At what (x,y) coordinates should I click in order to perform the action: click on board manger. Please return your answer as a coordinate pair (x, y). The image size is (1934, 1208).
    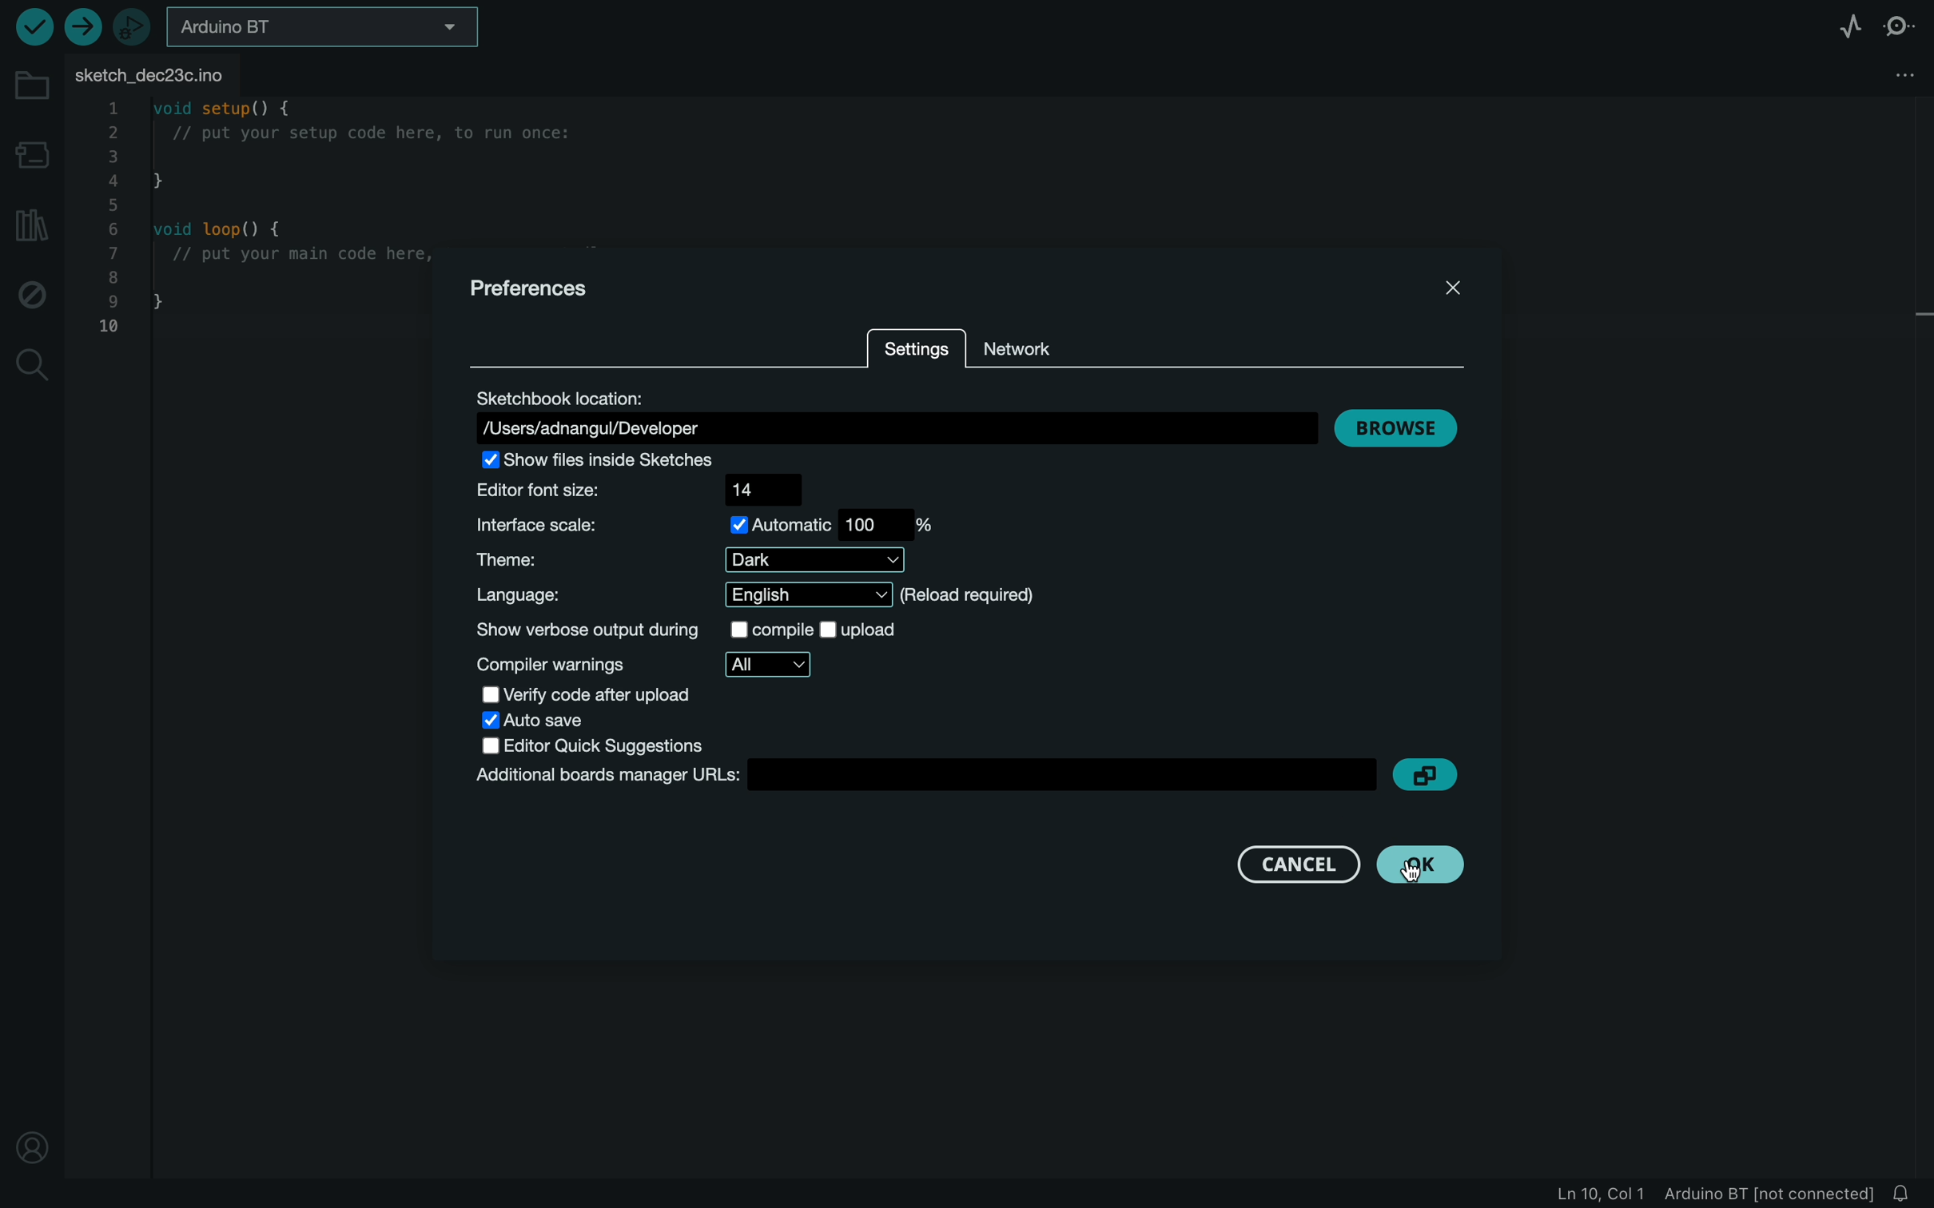
    Looking at the image, I should click on (919, 777).